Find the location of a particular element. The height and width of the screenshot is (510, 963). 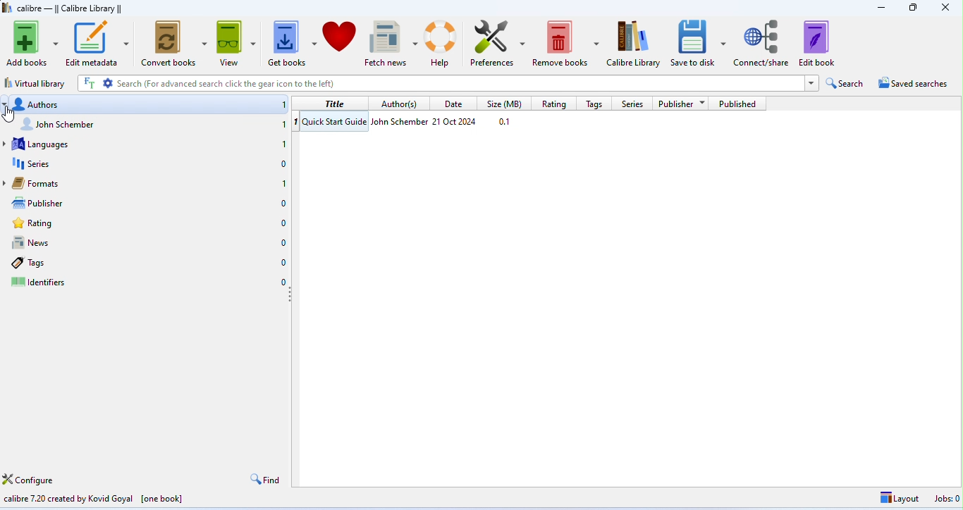

cursor is located at coordinates (10, 114).